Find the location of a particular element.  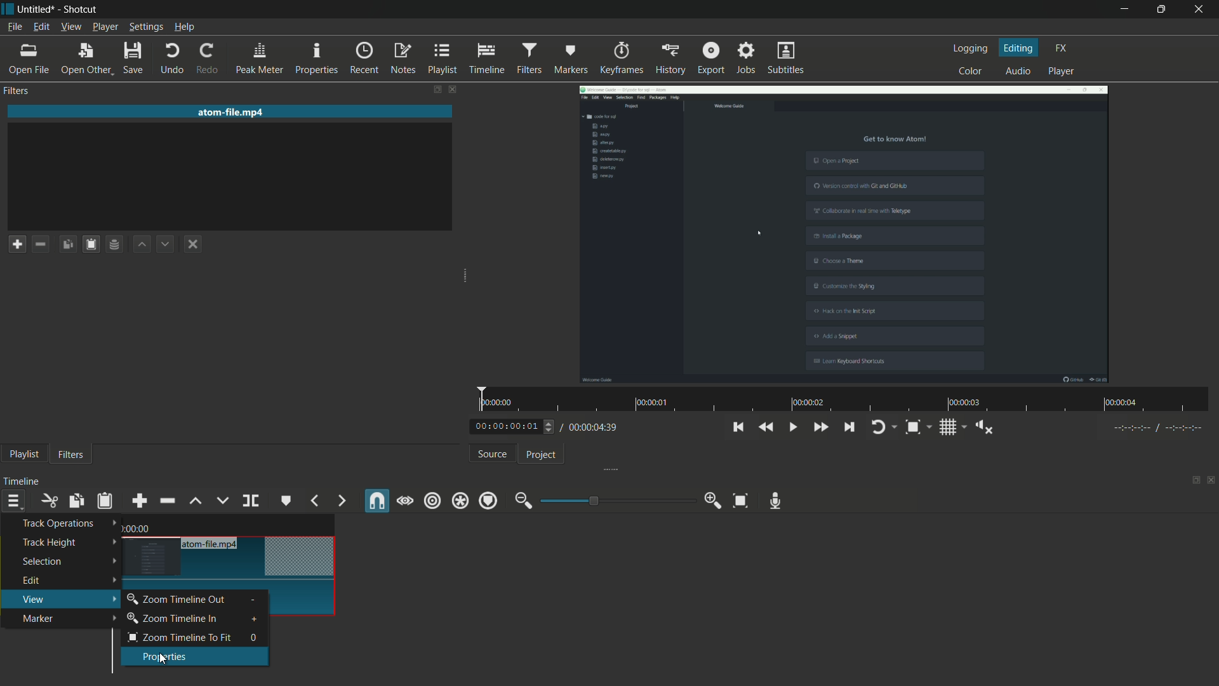

fx is located at coordinates (1062, 48).